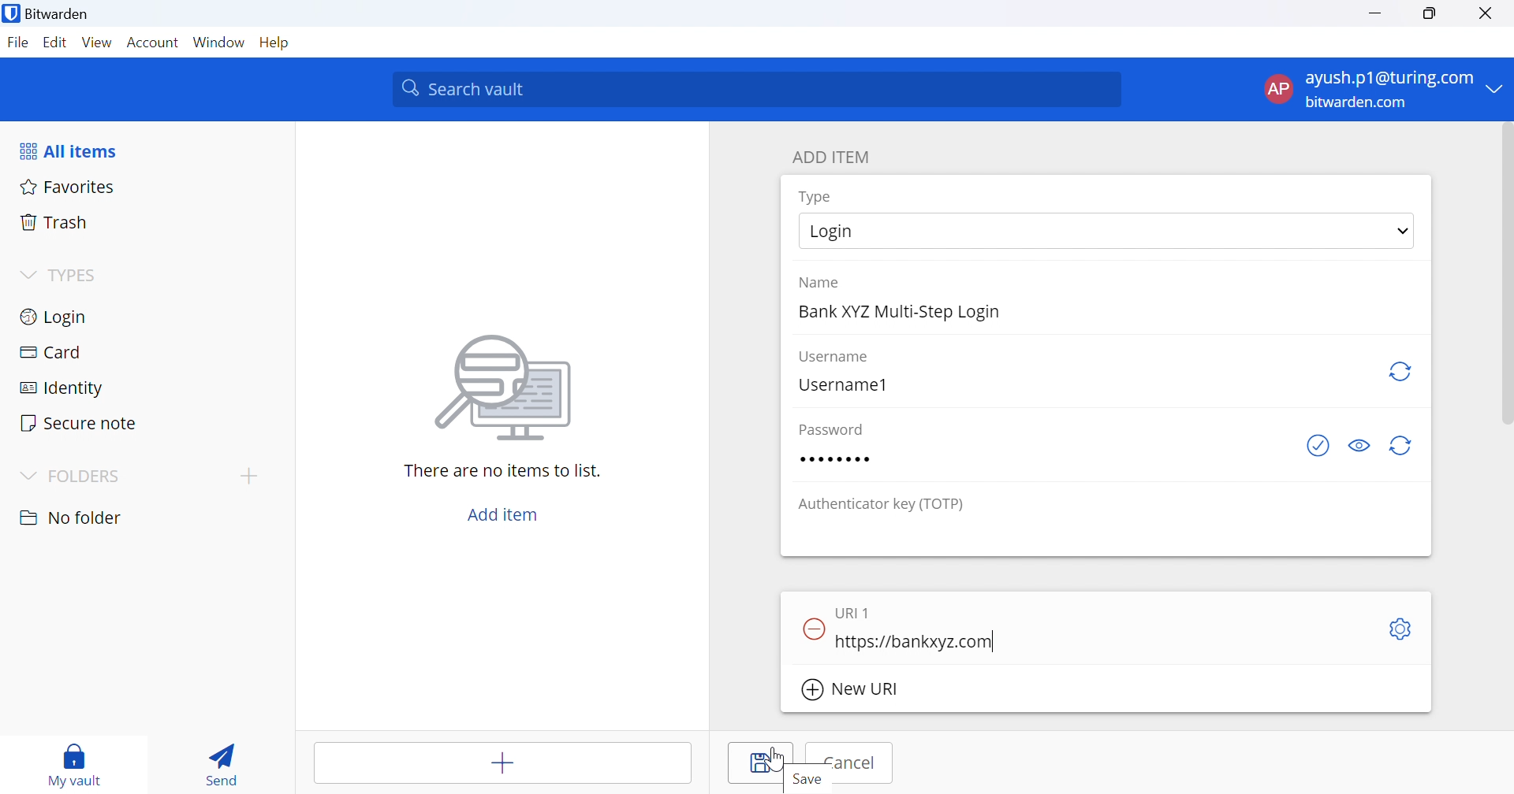  Describe the element at coordinates (1277, 88) in the screenshot. I see `AP` at that location.